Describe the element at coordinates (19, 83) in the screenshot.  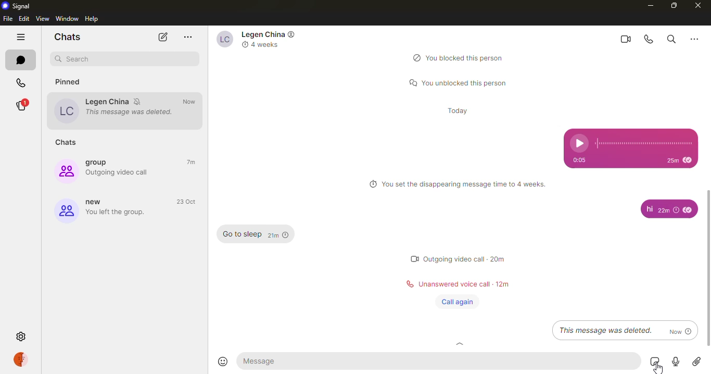
I see `calls` at that location.